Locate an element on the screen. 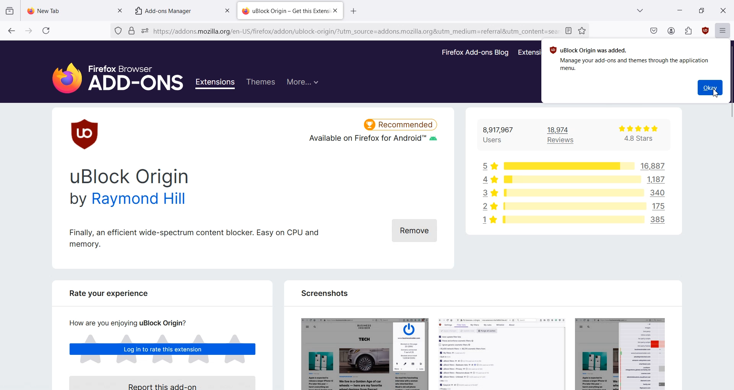  rating bar is located at coordinates (573, 207).